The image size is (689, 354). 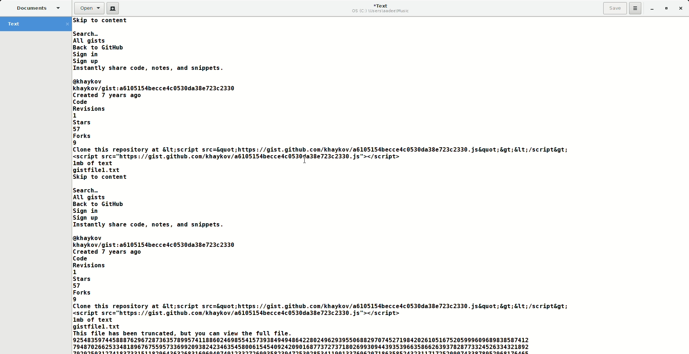 What do you see at coordinates (379, 8) in the screenshot?
I see `gedit - Text file name` at bounding box center [379, 8].